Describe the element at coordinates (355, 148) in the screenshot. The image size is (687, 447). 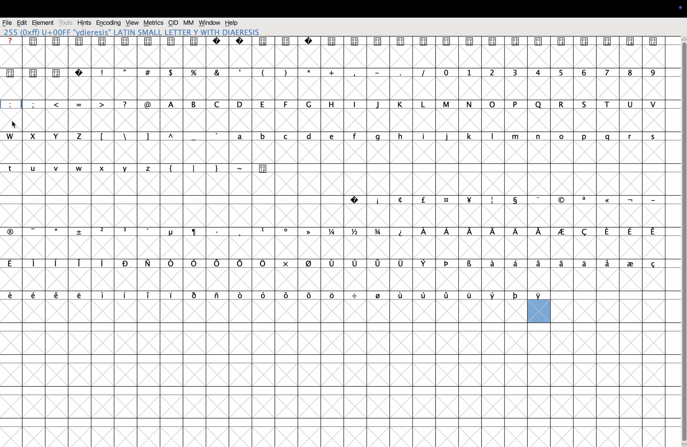
I see `f` at that location.